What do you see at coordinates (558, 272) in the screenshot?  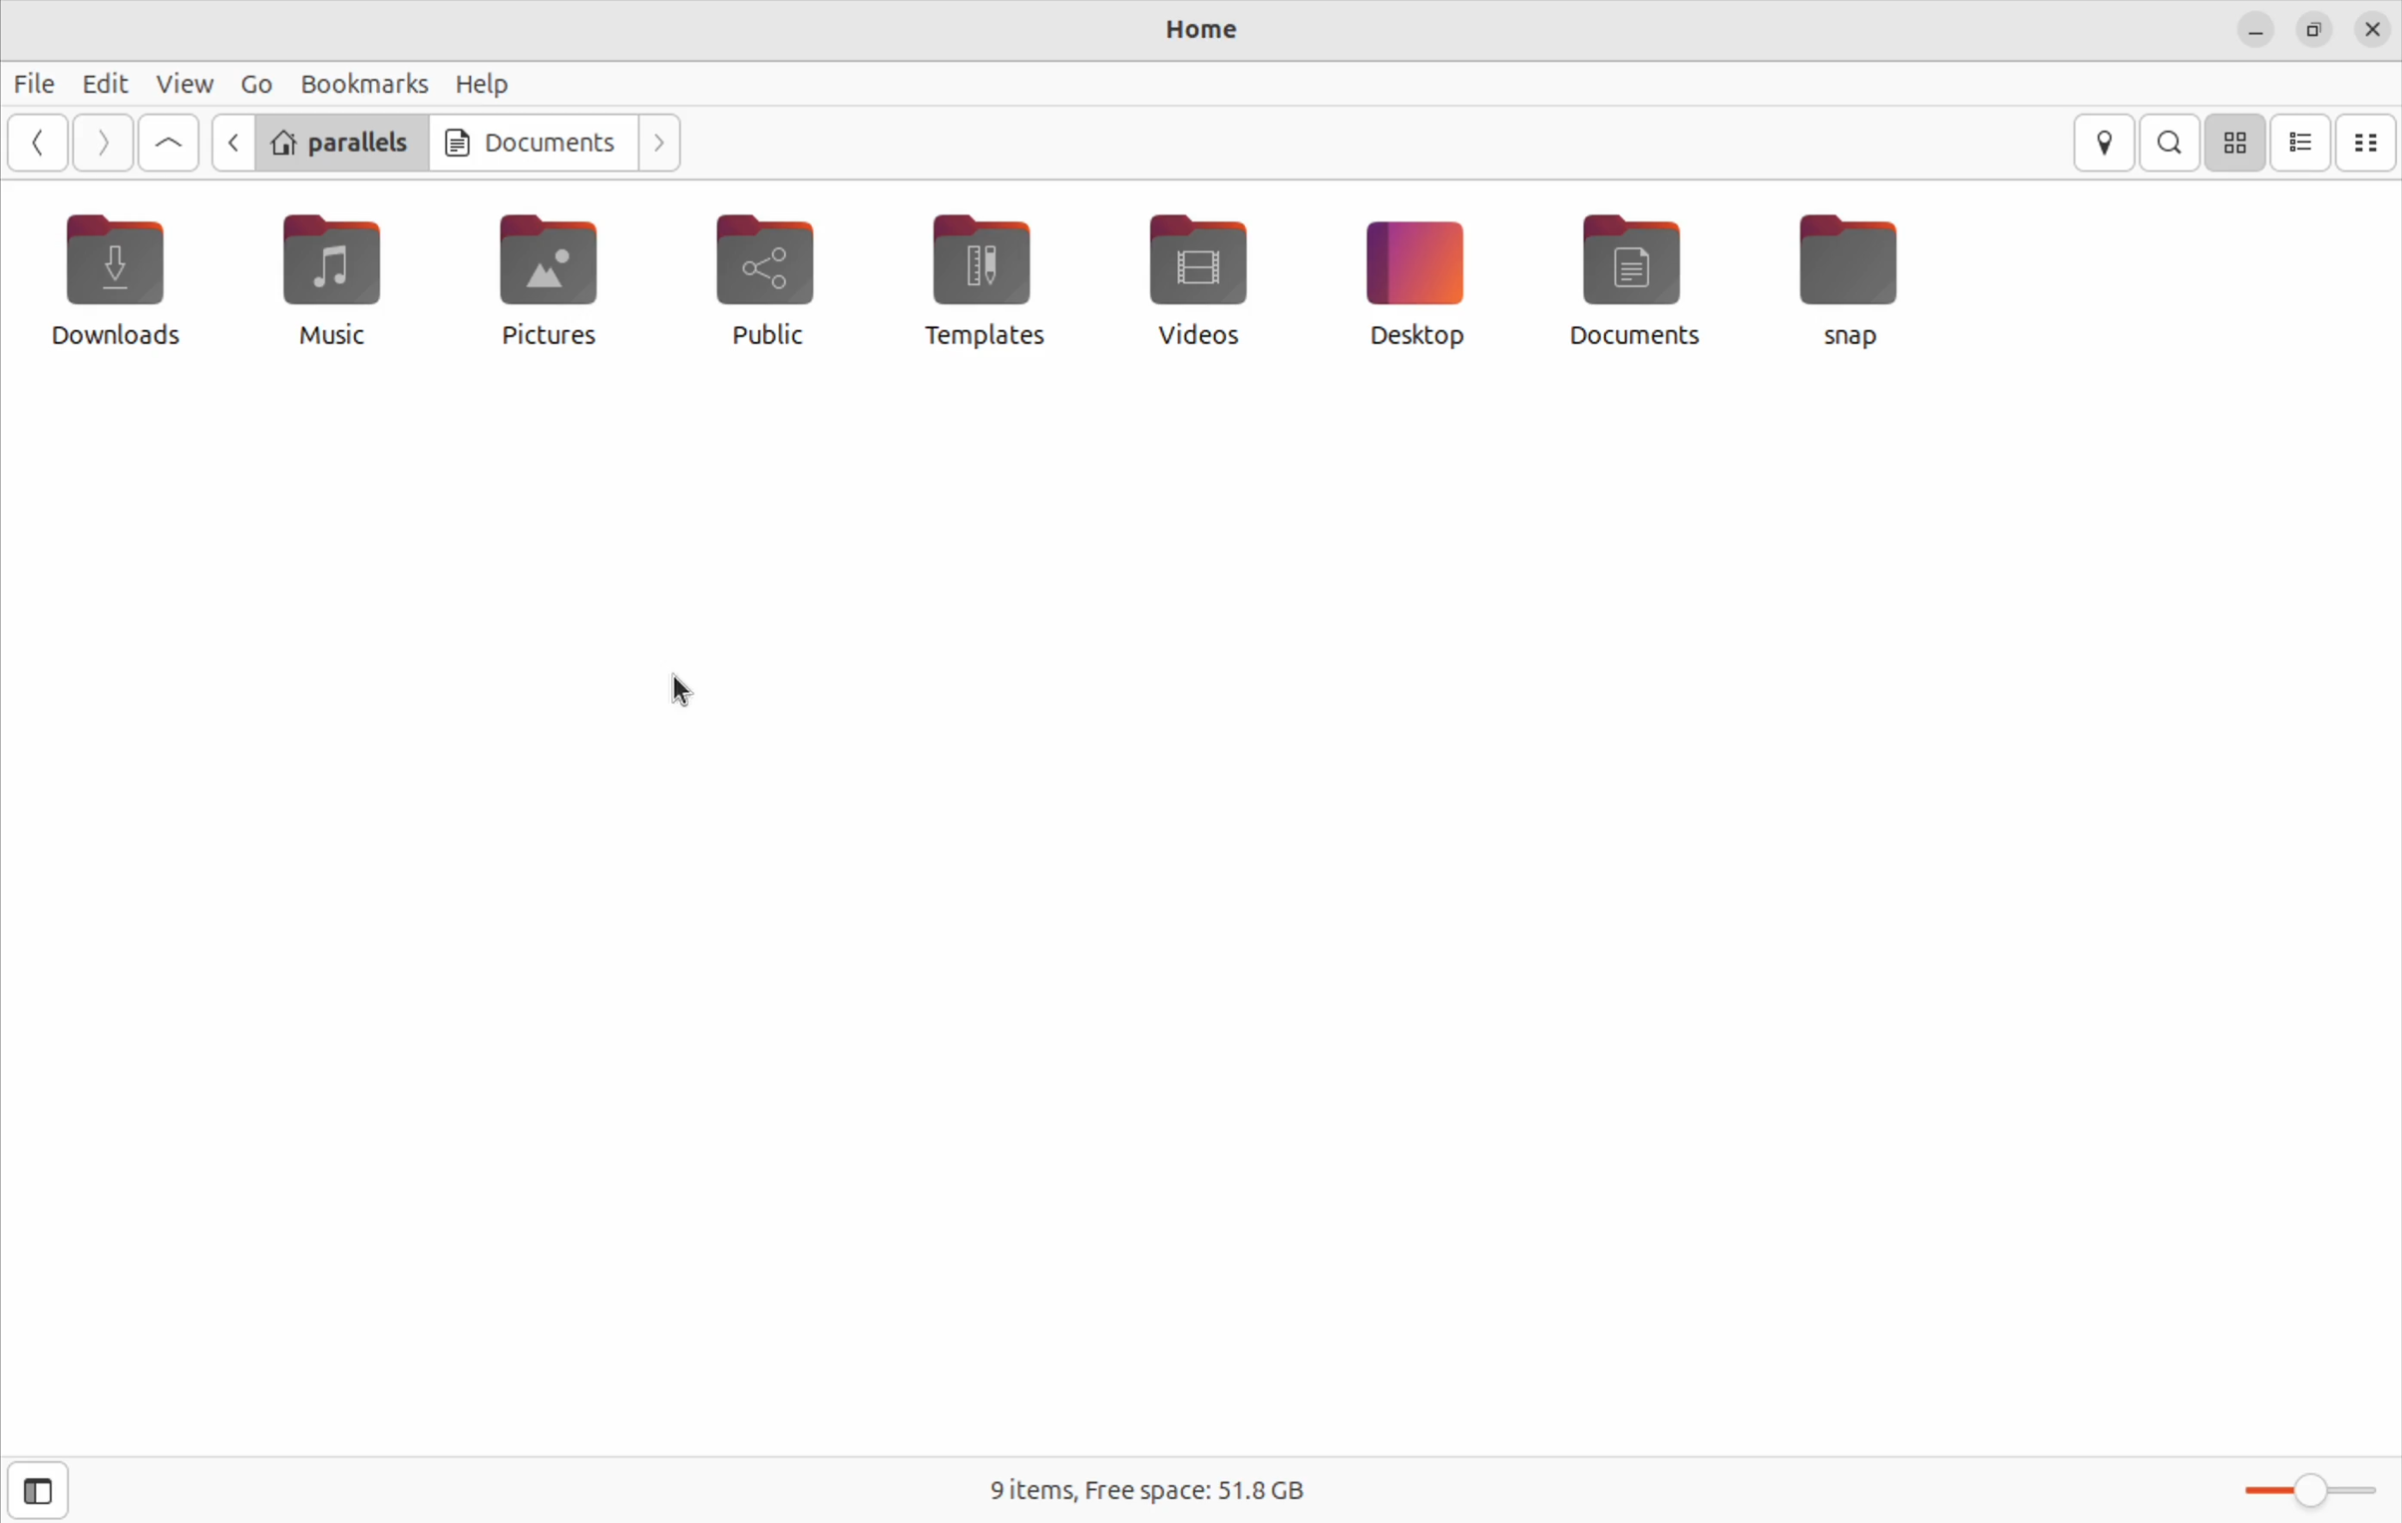 I see `pictures` at bounding box center [558, 272].